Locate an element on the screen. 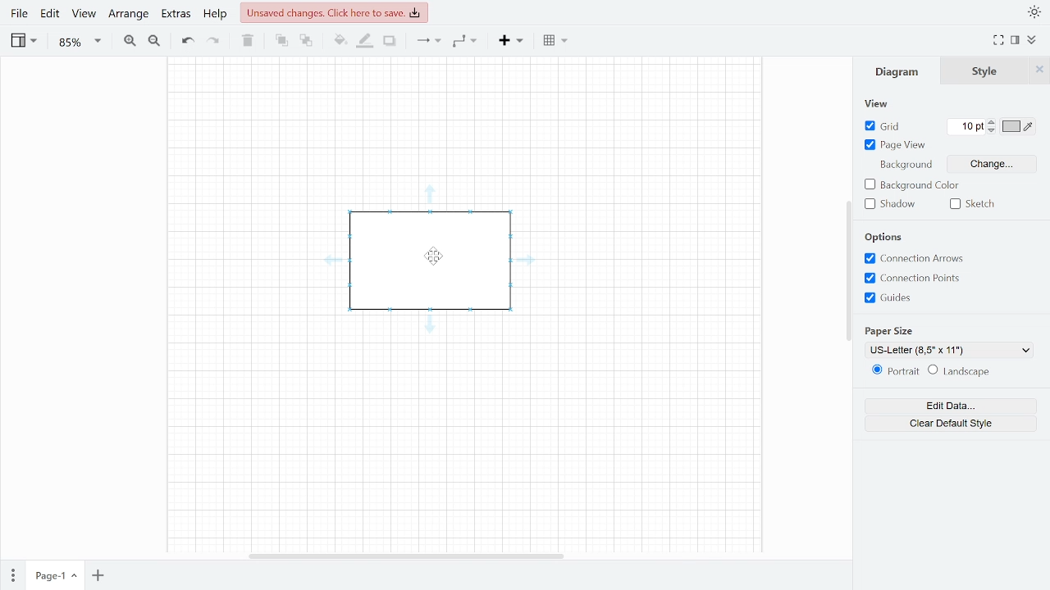 The height and width of the screenshot is (590, 1050). Pages is located at coordinates (11, 575).